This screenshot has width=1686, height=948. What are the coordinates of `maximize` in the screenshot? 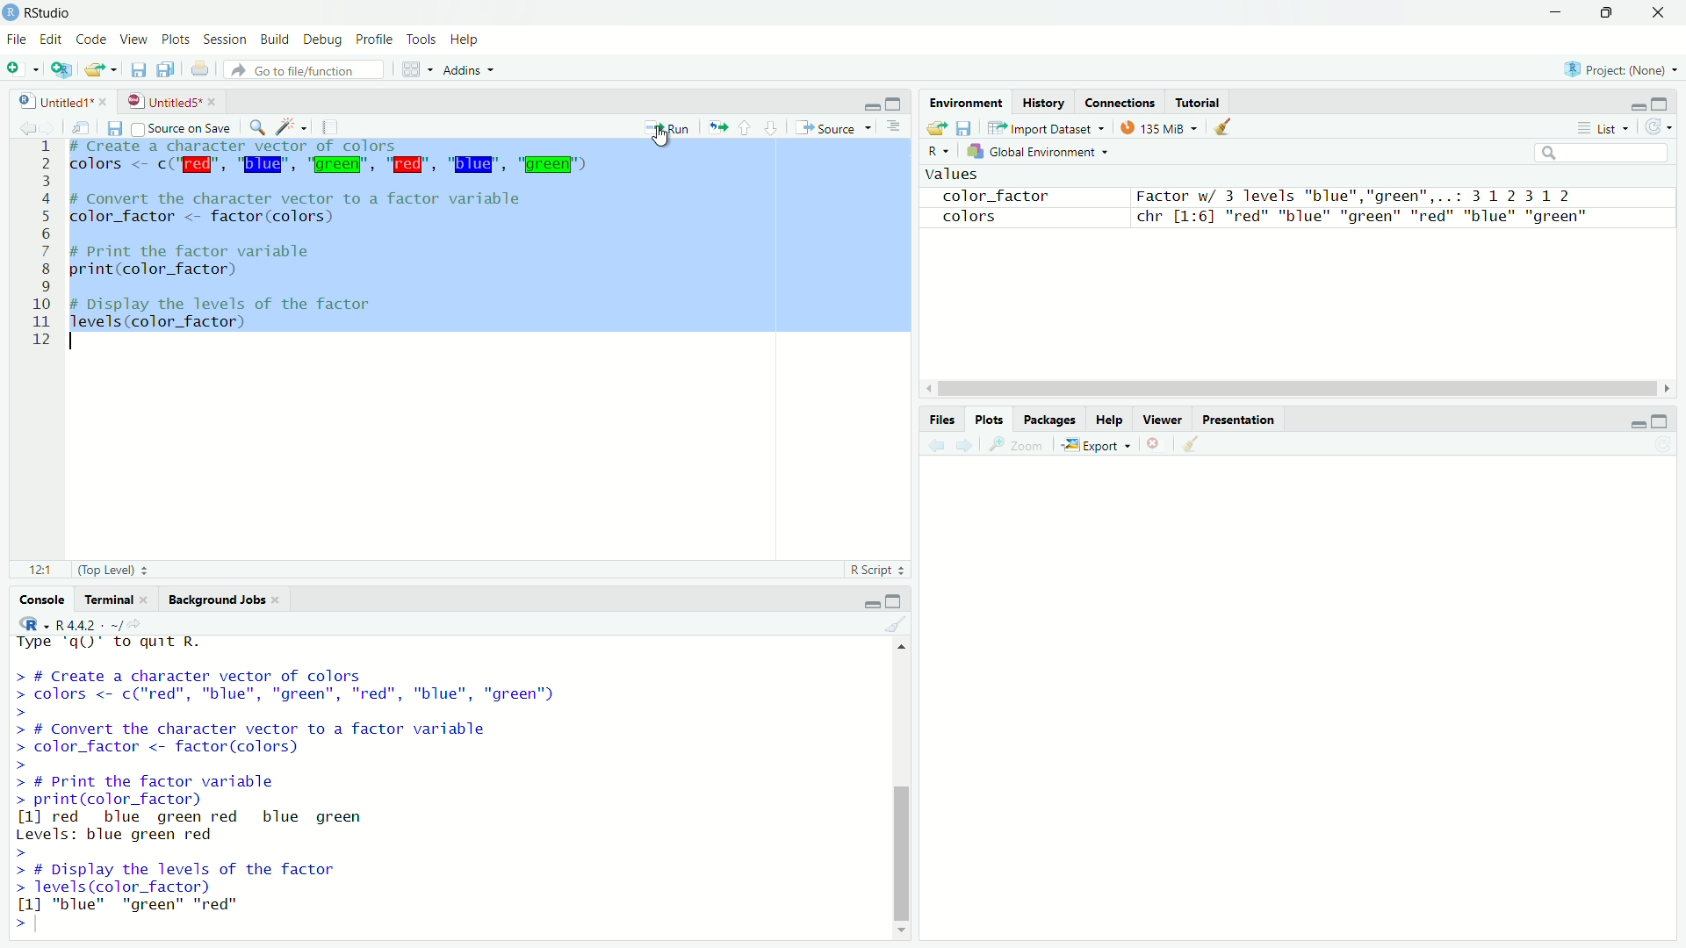 It's located at (1610, 11).